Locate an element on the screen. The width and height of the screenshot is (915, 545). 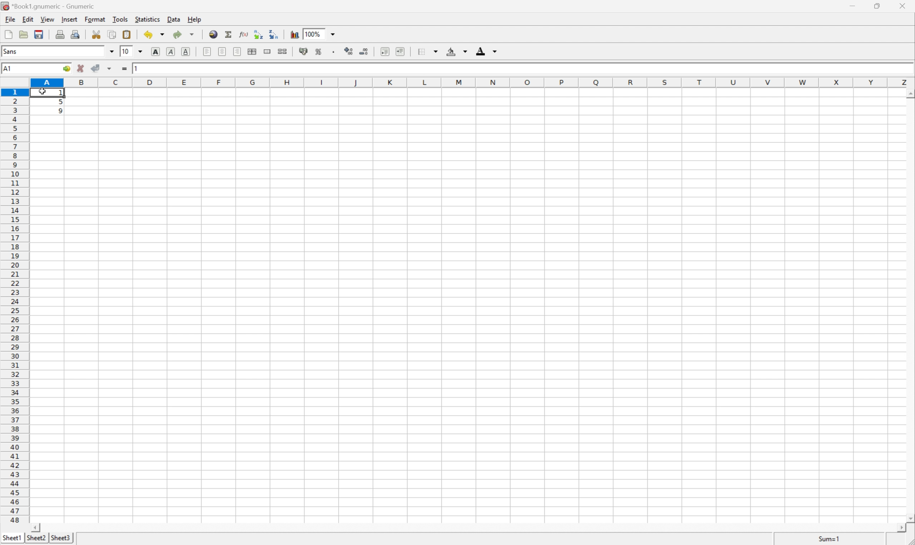
decrease number of decimals displayed is located at coordinates (363, 51).